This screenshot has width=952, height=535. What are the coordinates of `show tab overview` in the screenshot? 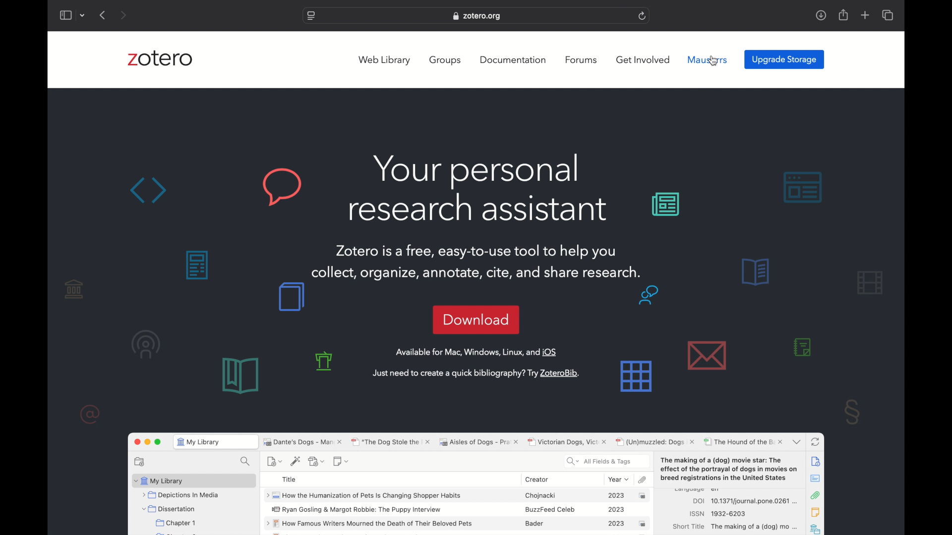 It's located at (888, 15).